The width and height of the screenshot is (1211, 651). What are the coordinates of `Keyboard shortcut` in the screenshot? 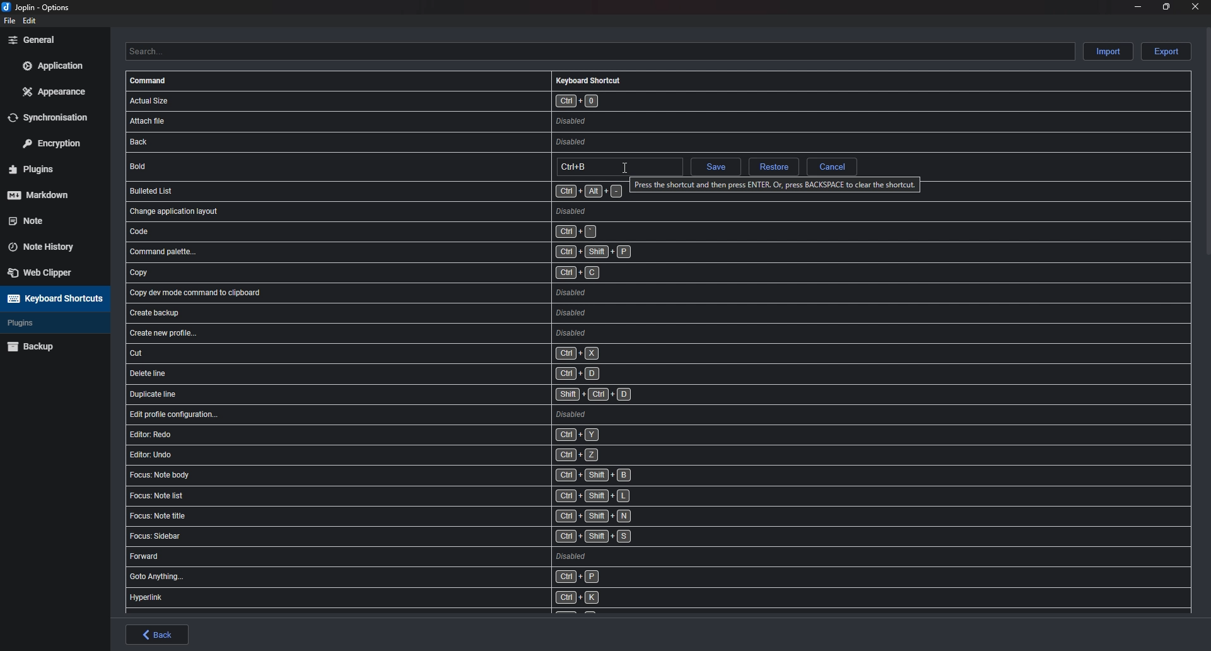 It's located at (588, 80).